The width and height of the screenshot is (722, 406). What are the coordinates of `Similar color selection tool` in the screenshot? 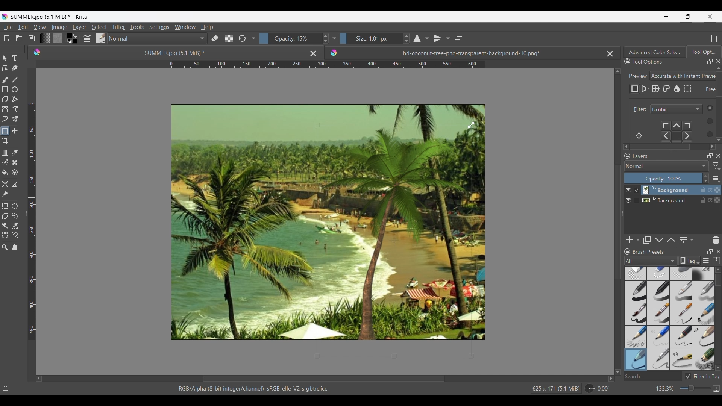 It's located at (15, 225).